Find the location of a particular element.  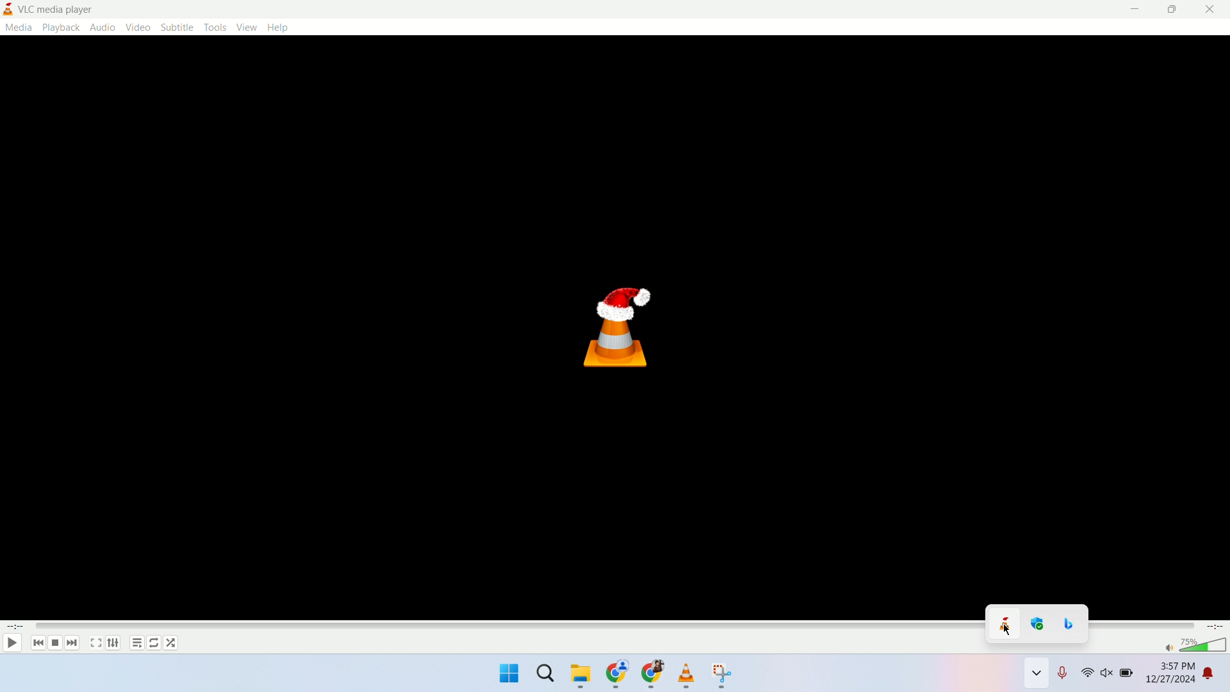

maximize is located at coordinates (1174, 10).